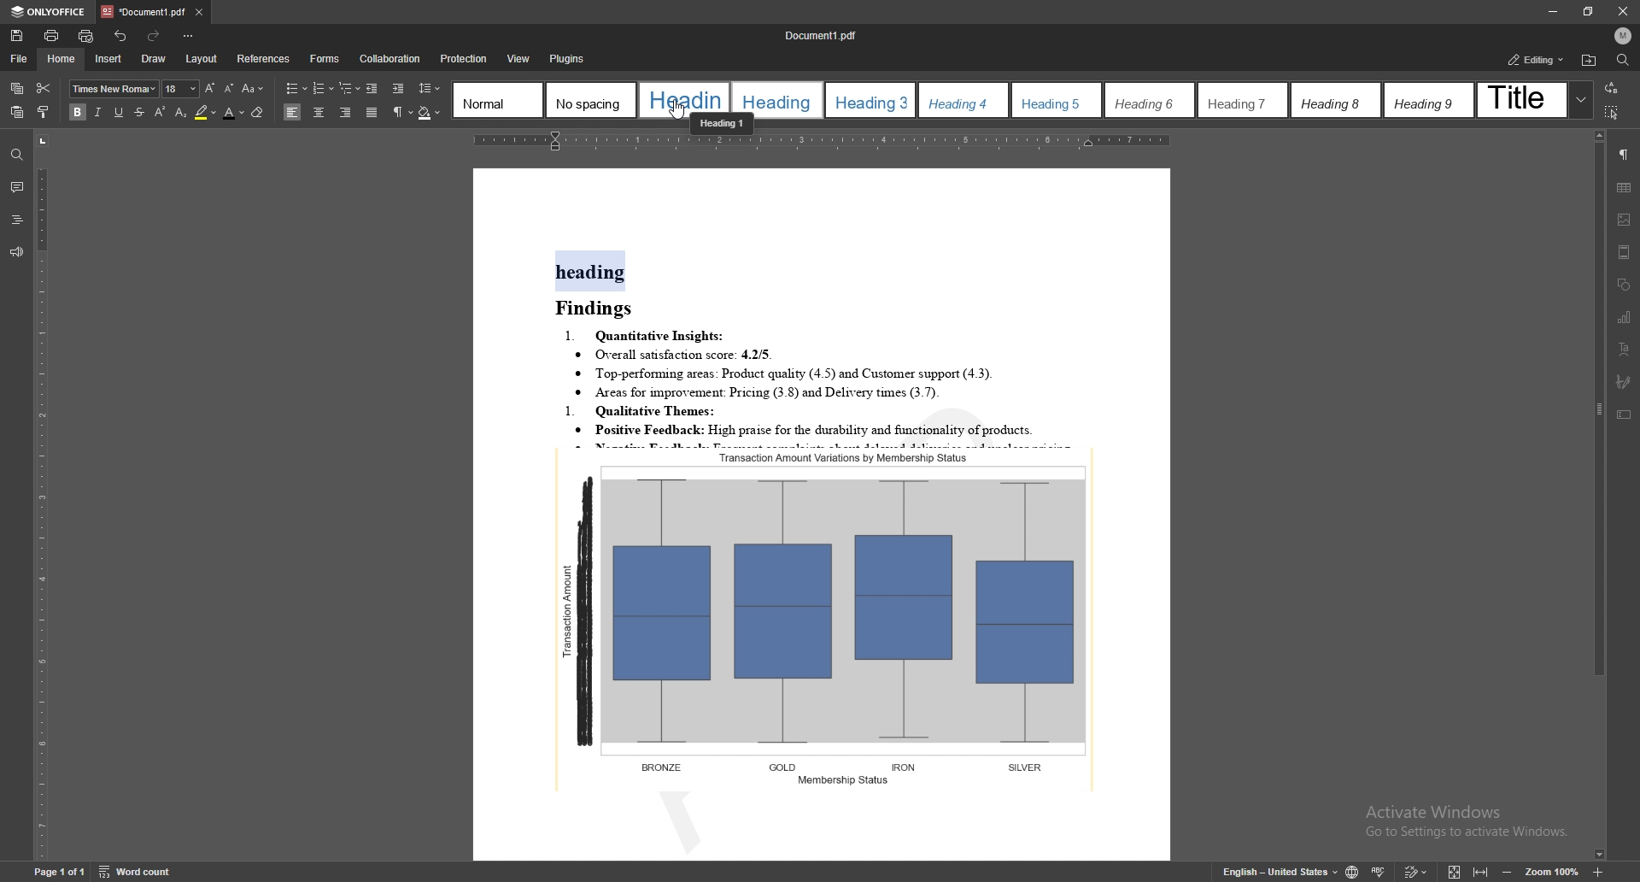  I want to click on home, so click(62, 58).